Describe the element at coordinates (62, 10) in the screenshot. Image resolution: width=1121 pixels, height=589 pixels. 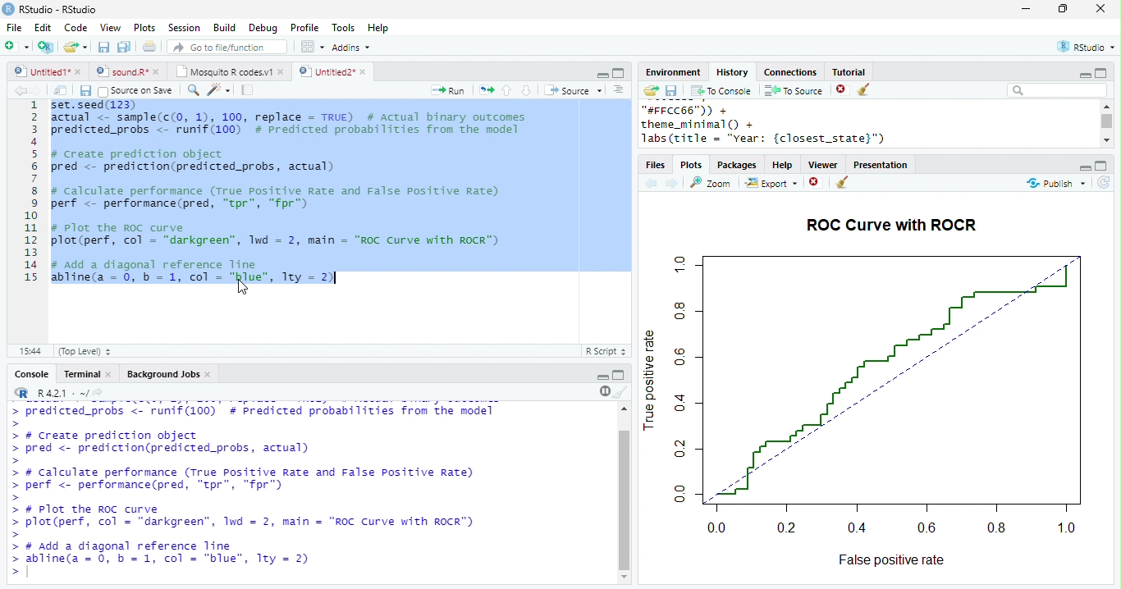
I see `RStudio-RStudio` at that location.